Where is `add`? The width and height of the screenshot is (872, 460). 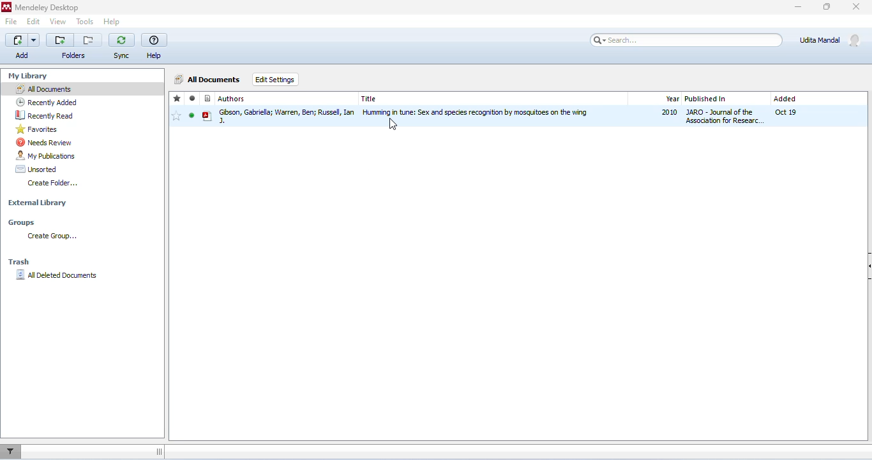 add is located at coordinates (22, 47).